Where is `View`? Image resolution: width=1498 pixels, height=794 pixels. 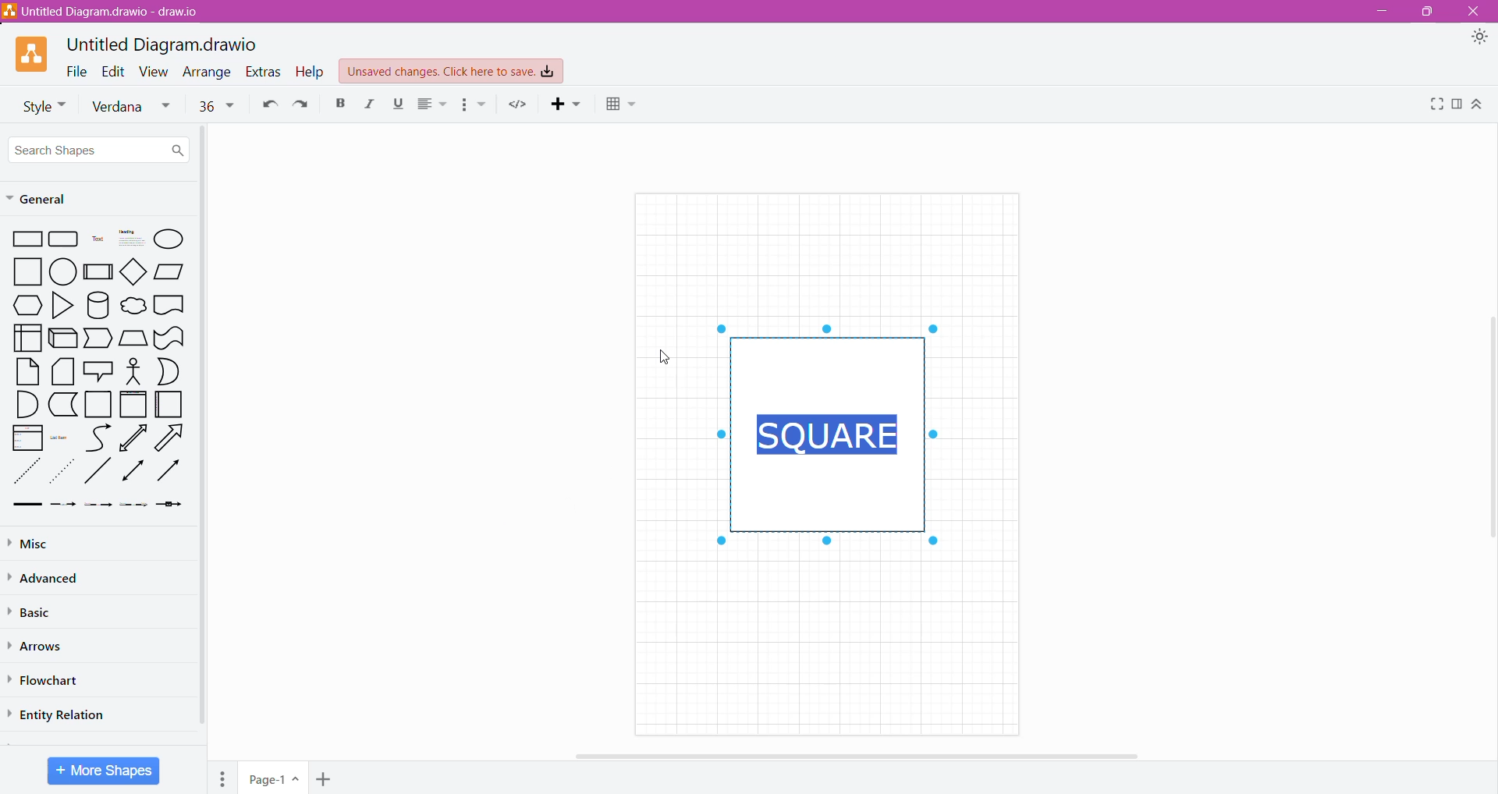 View is located at coordinates (157, 72).